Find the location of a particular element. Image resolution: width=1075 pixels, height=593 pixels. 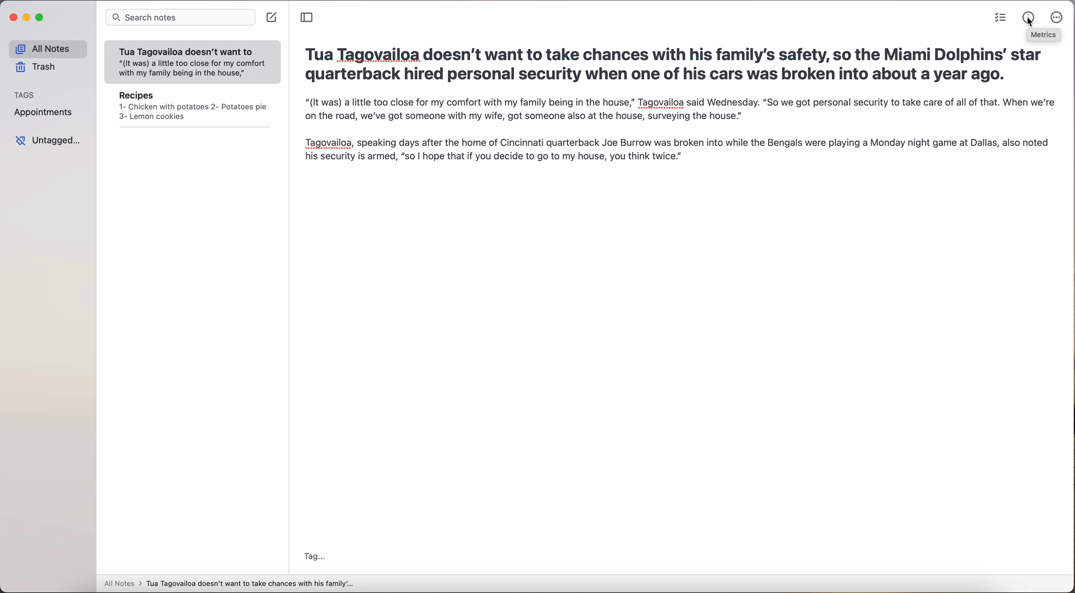

Tua Tagovailoa doesn’t want to
“(It was) a little too close for my comfort
with my family being in the house,” is located at coordinates (193, 59).